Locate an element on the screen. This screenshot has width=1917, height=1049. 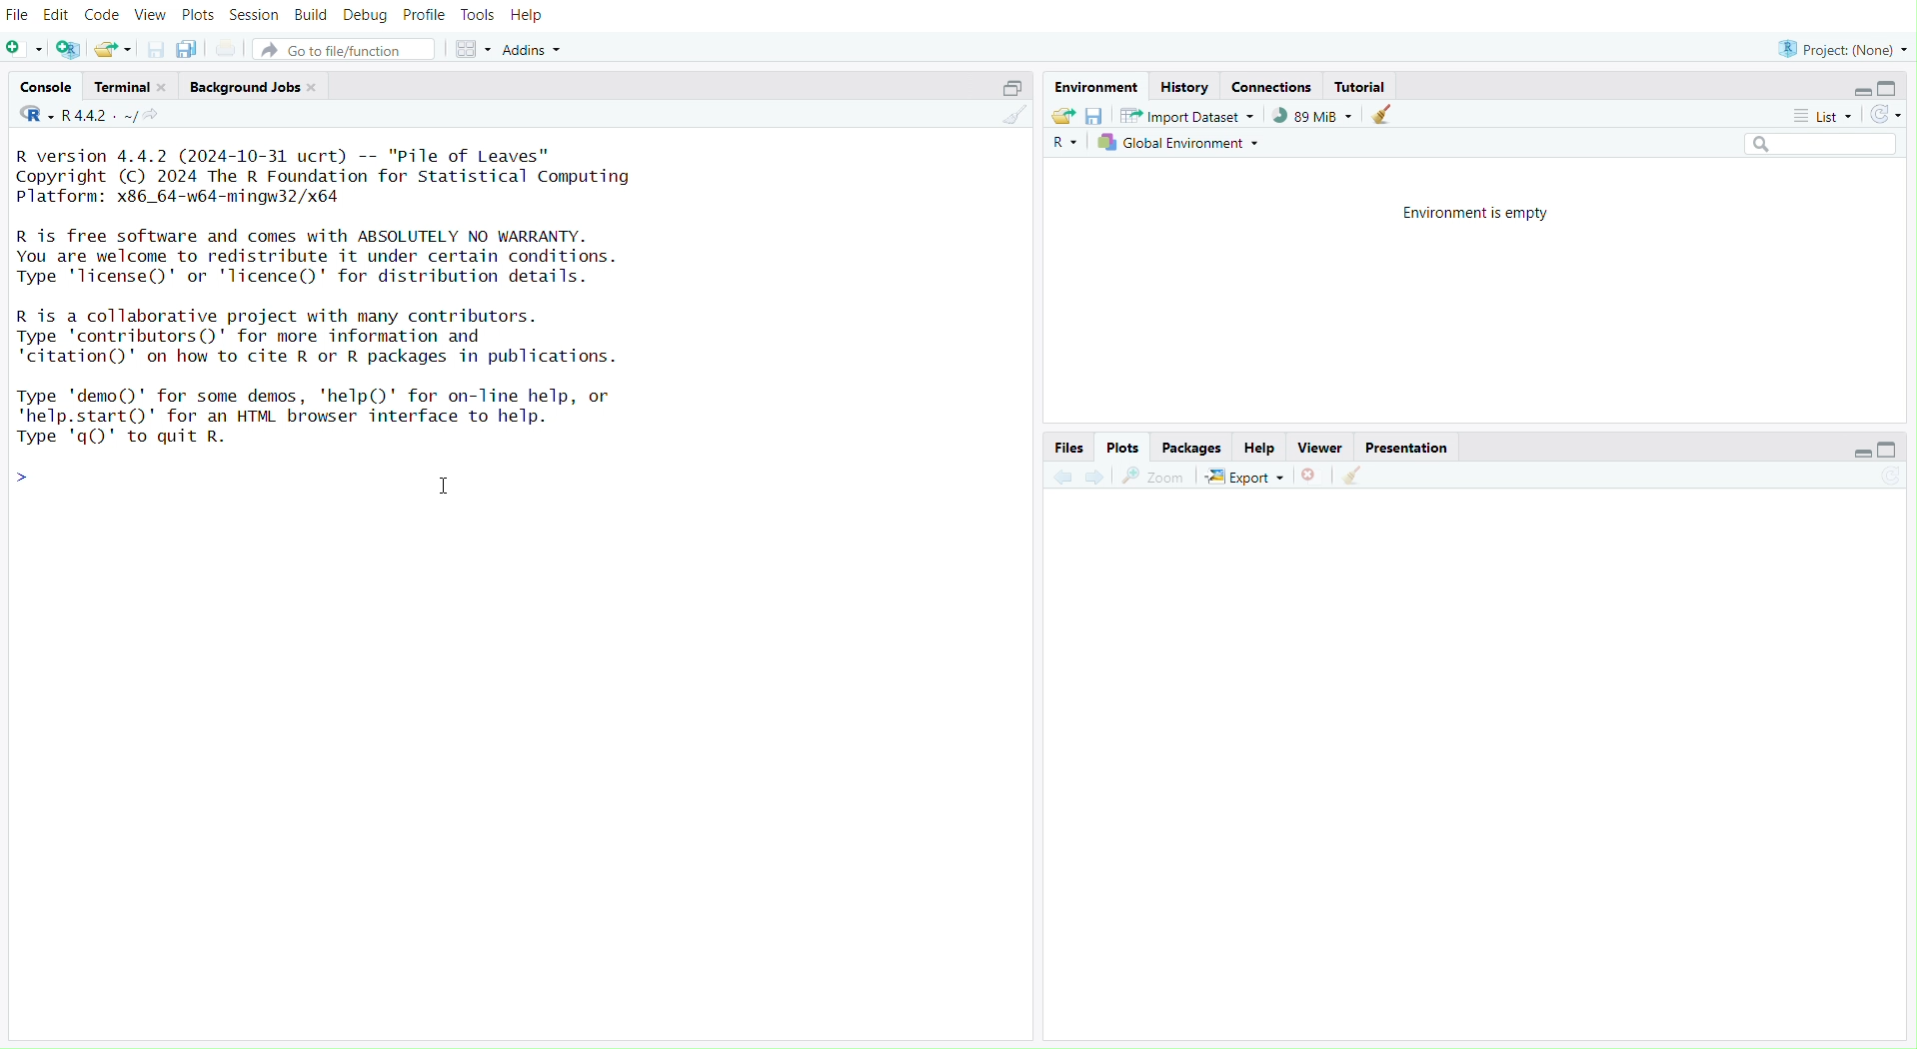
Terminal is located at coordinates (125, 89).